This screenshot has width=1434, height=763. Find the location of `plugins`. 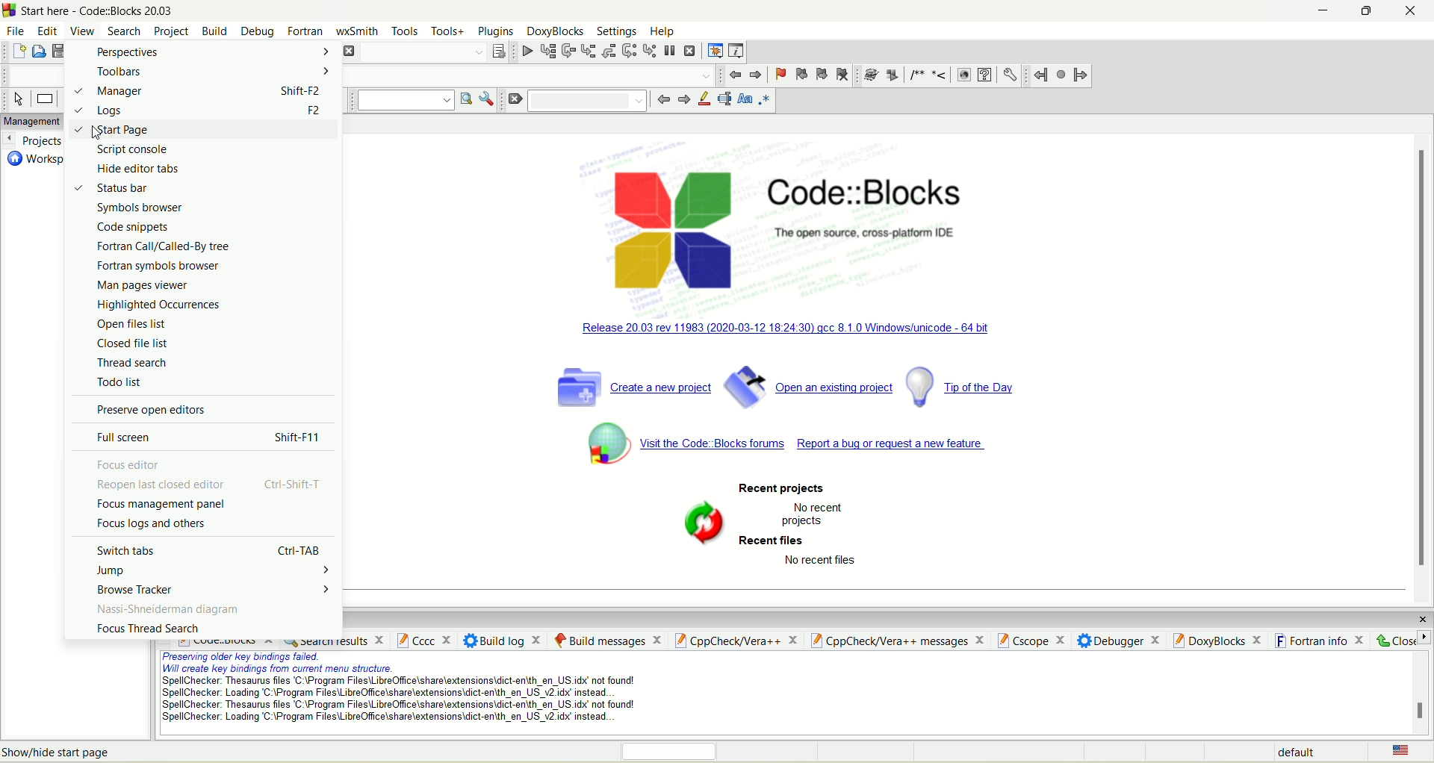

plugins is located at coordinates (497, 33).